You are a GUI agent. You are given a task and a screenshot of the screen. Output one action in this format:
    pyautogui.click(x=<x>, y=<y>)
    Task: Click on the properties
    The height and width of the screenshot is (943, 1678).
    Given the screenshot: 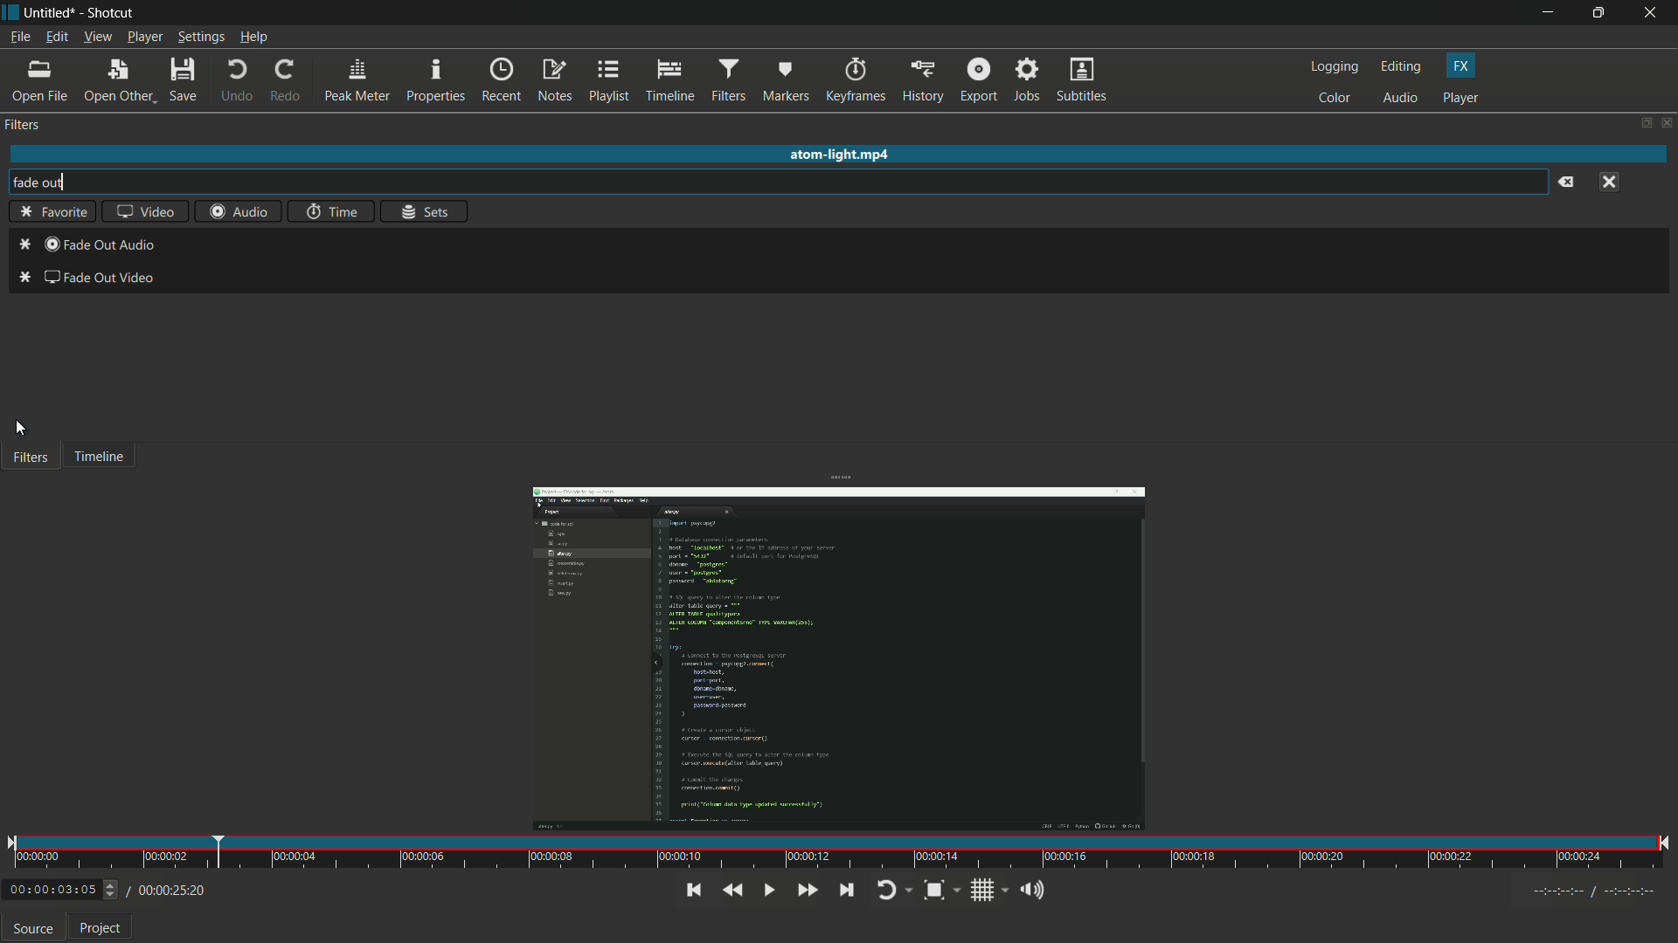 What is the action you would take?
    pyautogui.click(x=436, y=80)
    